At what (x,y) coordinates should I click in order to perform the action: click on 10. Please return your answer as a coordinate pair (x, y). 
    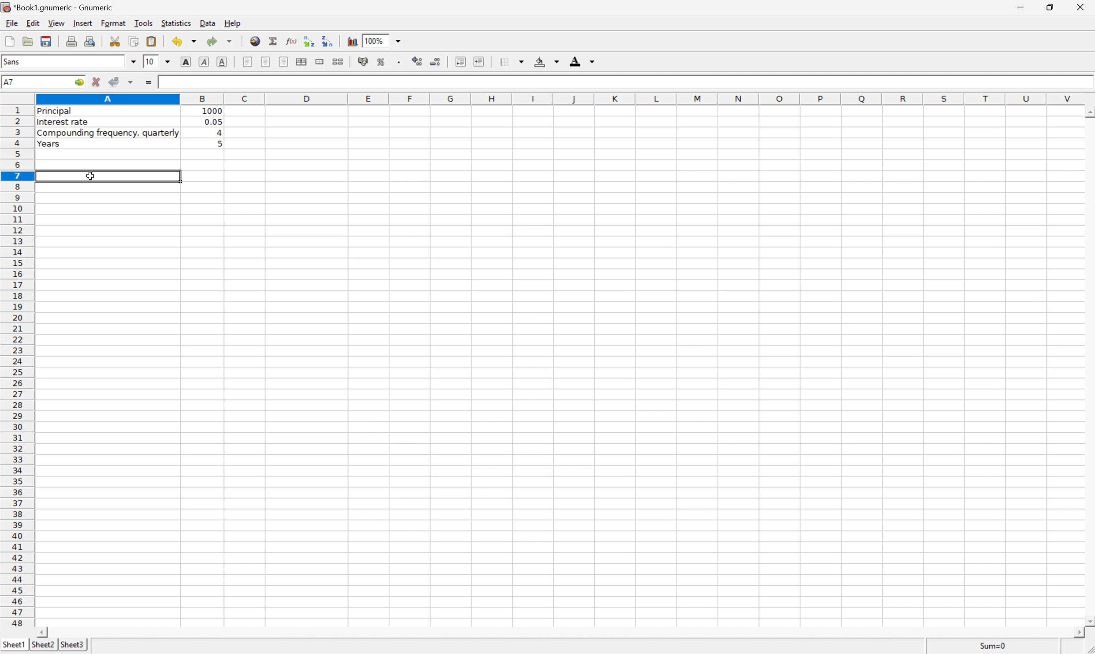
    Looking at the image, I should click on (151, 62).